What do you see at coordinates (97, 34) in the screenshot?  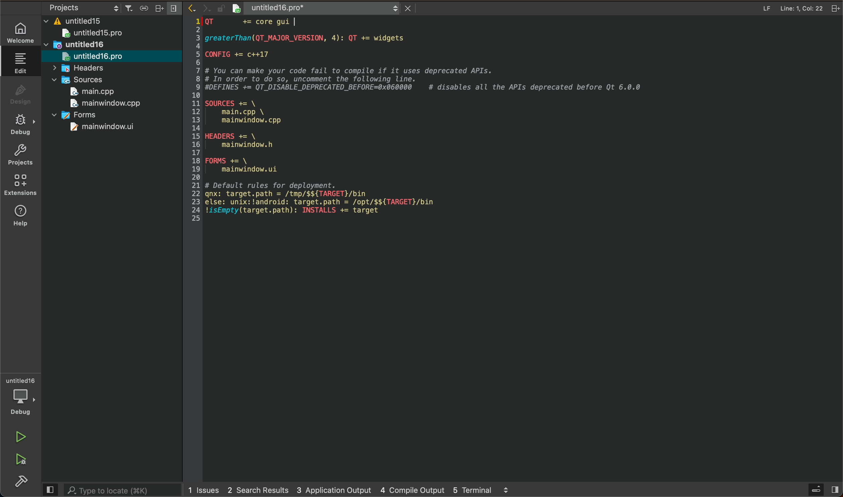 I see `untitled15pro` at bounding box center [97, 34].